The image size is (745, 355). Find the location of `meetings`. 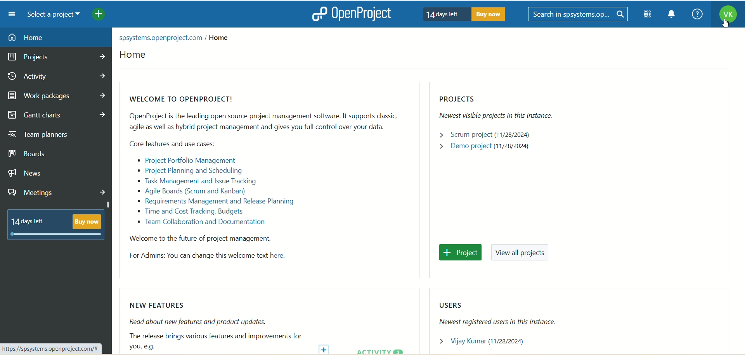

meetings is located at coordinates (59, 191).